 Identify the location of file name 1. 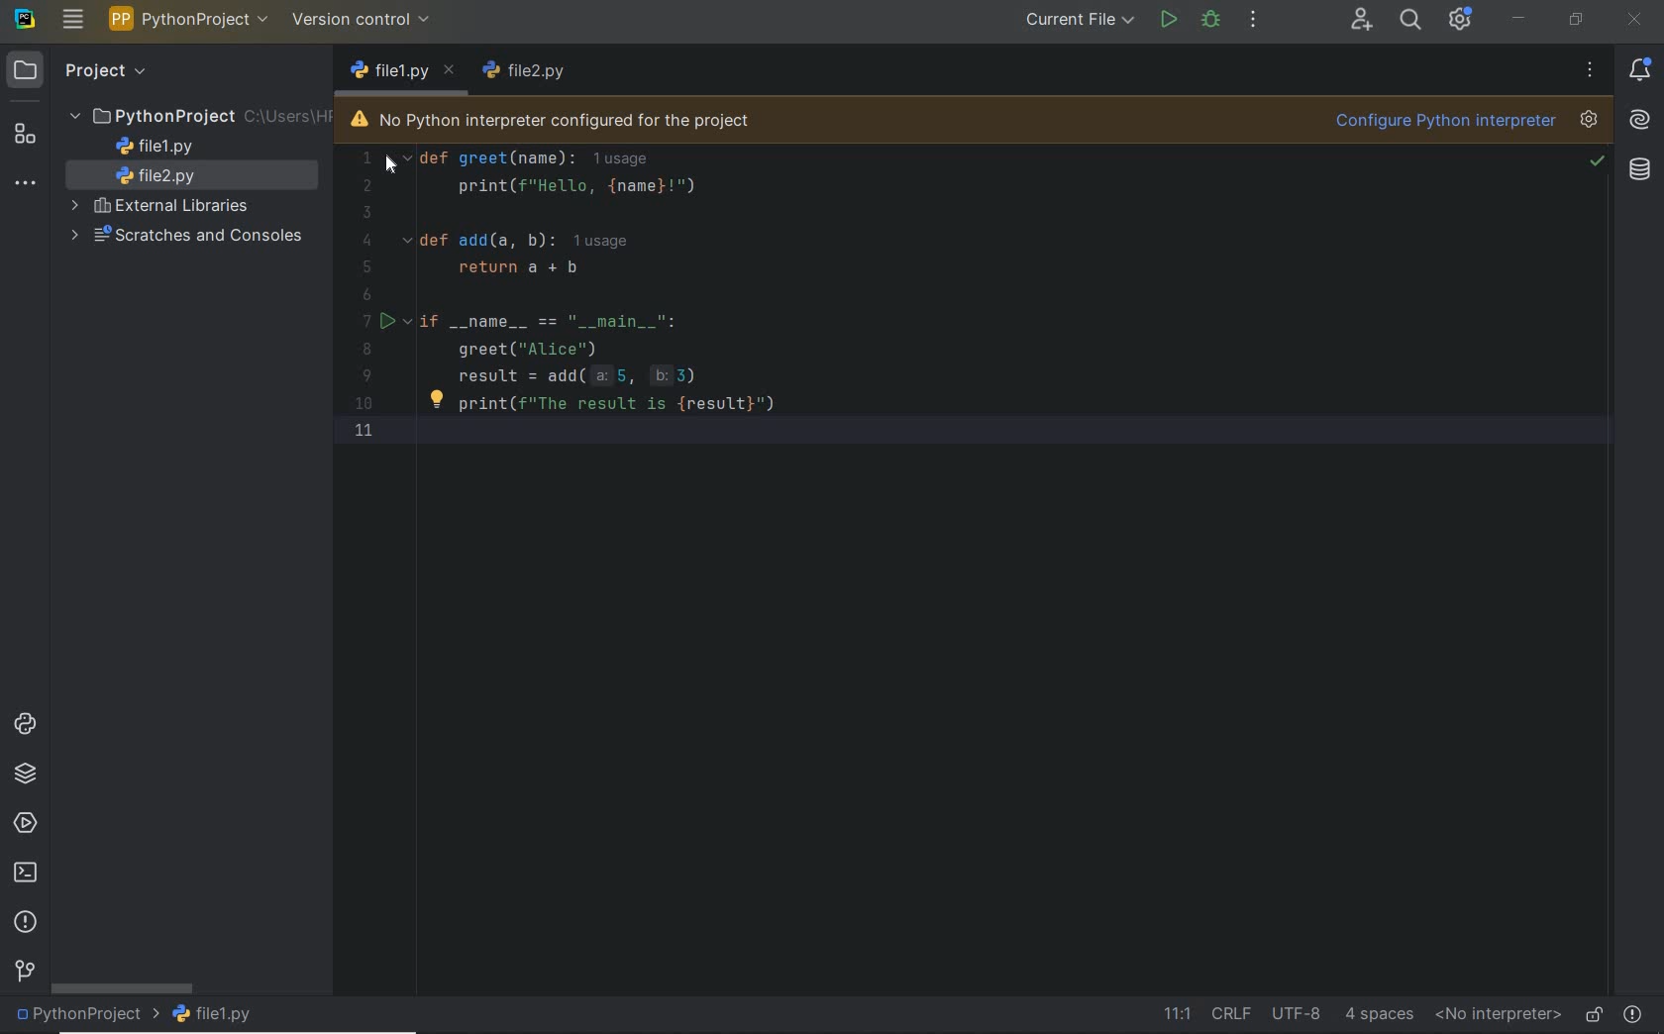
(156, 147).